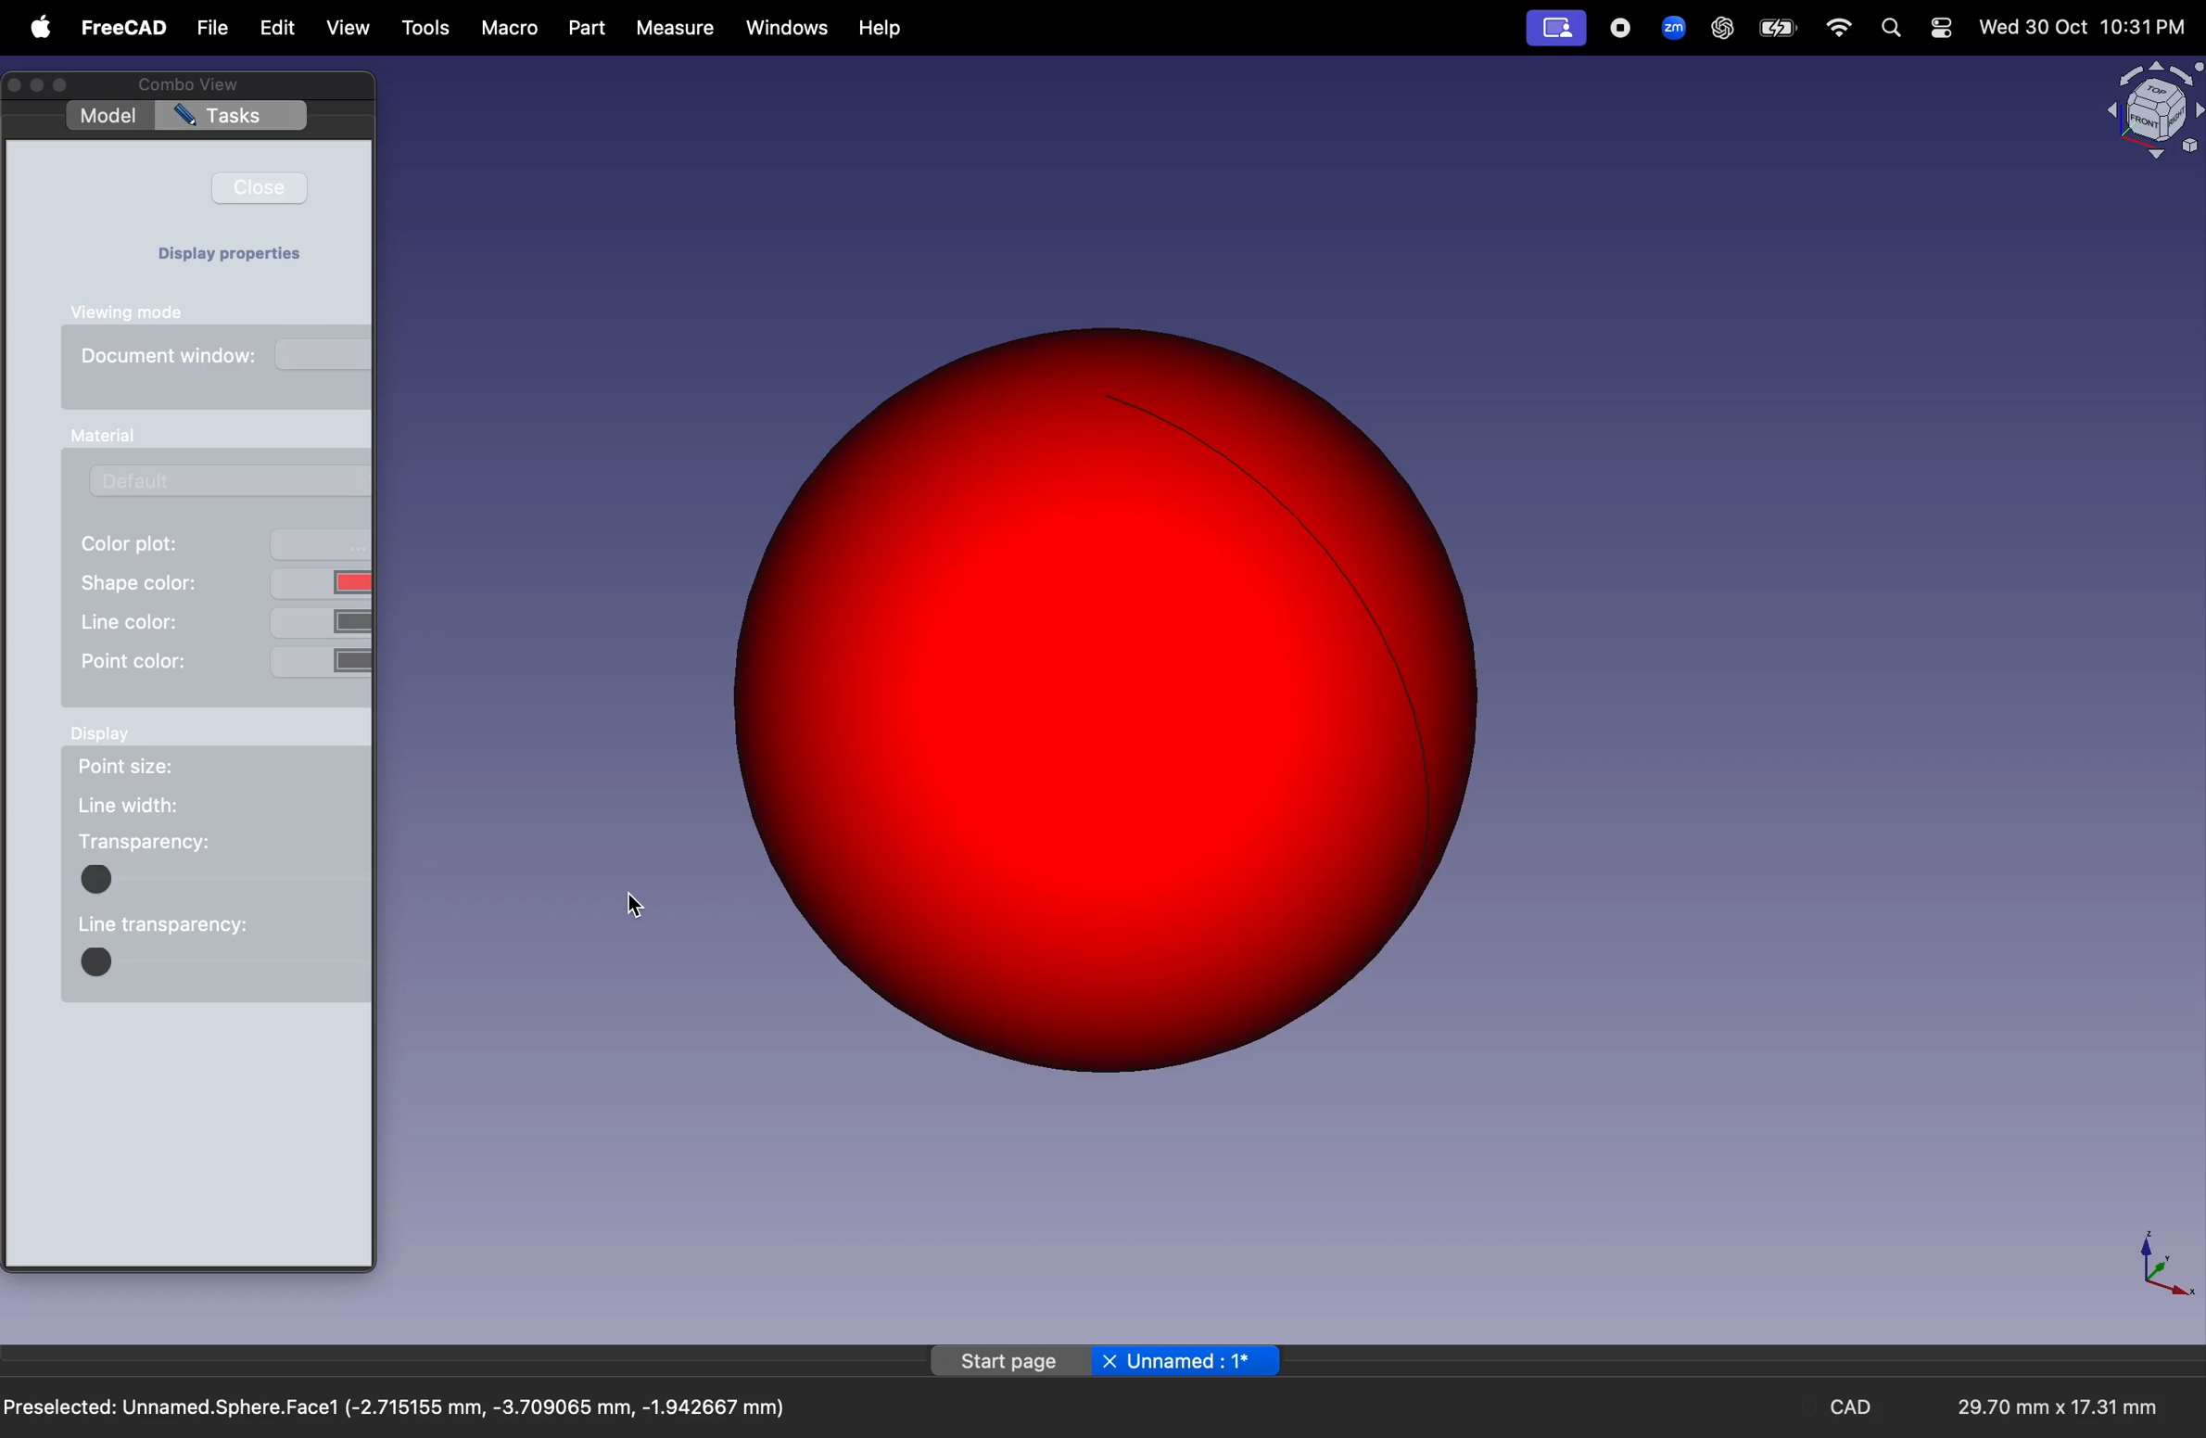 Image resolution: width=2206 pixels, height=1438 pixels. What do you see at coordinates (213, 29) in the screenshot?
I see `file` at bounding box center [213, 29].